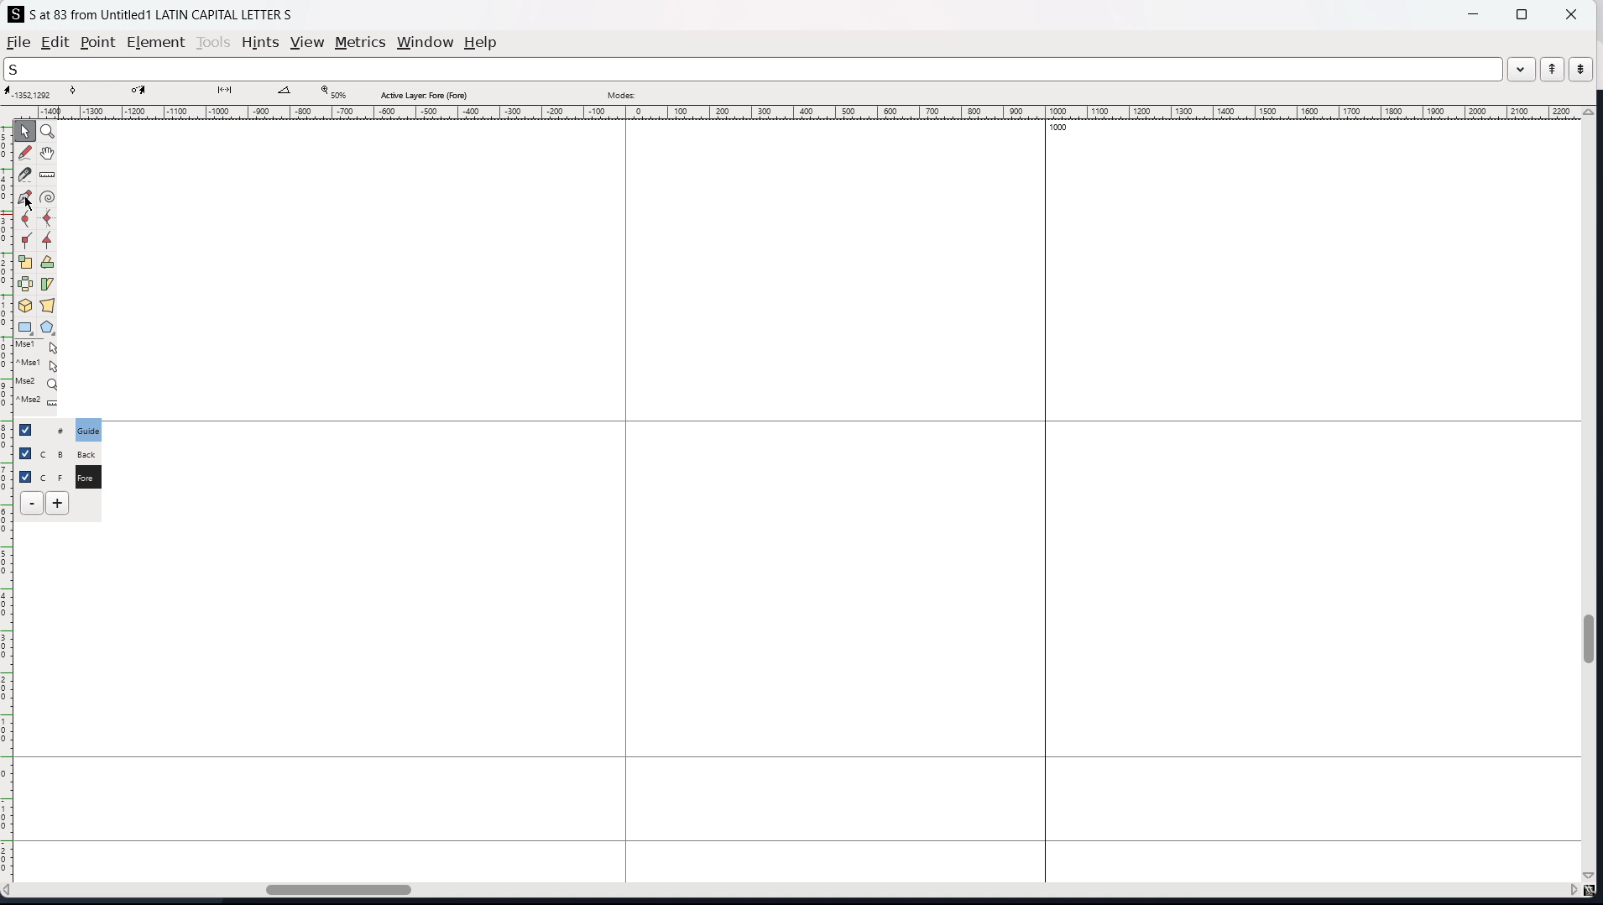 The height and width of the screenshot is (905, 1603). Describe the element at coordinates (25, 306) in the screenshot. I see `rotate the selection in 3D and project back to plane ` at that location.